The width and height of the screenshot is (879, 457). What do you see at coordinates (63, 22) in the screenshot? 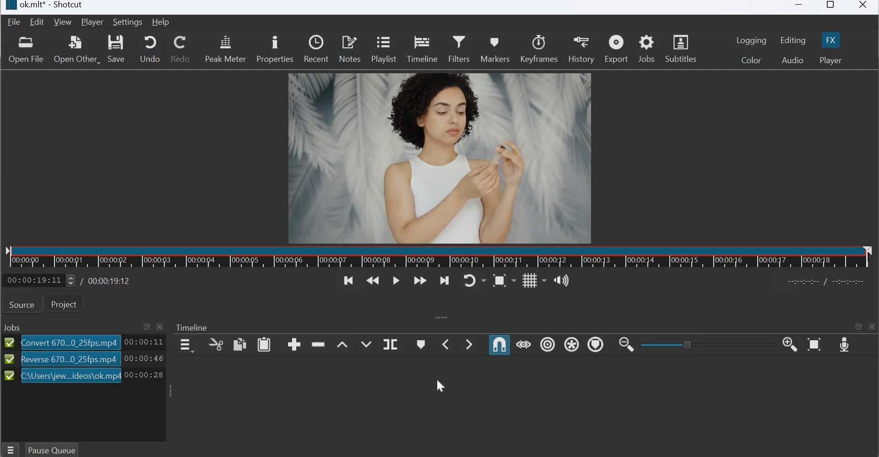
I see `View` at bounding box center [63, 22].